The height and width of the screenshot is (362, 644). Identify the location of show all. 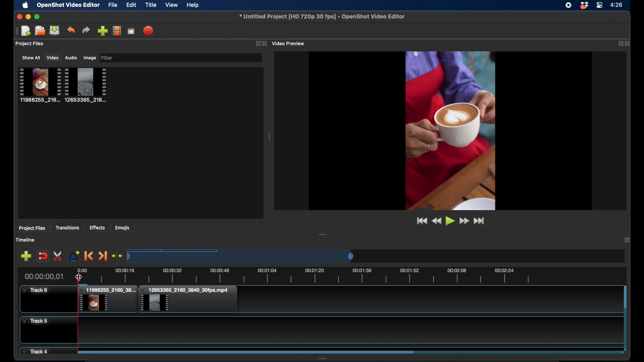
(31, 58).